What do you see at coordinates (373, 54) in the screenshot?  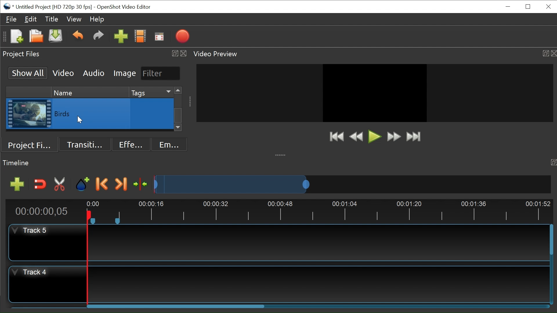 I see `Video Preview` at bounding box center [373, 54].